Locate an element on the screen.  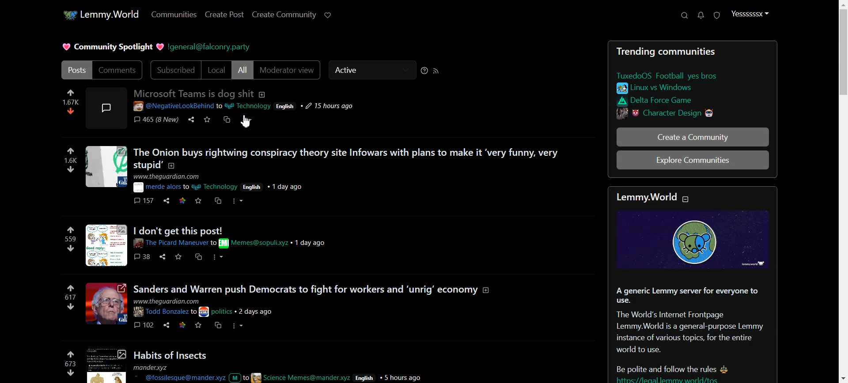
text is located at coordinates (658, 199).